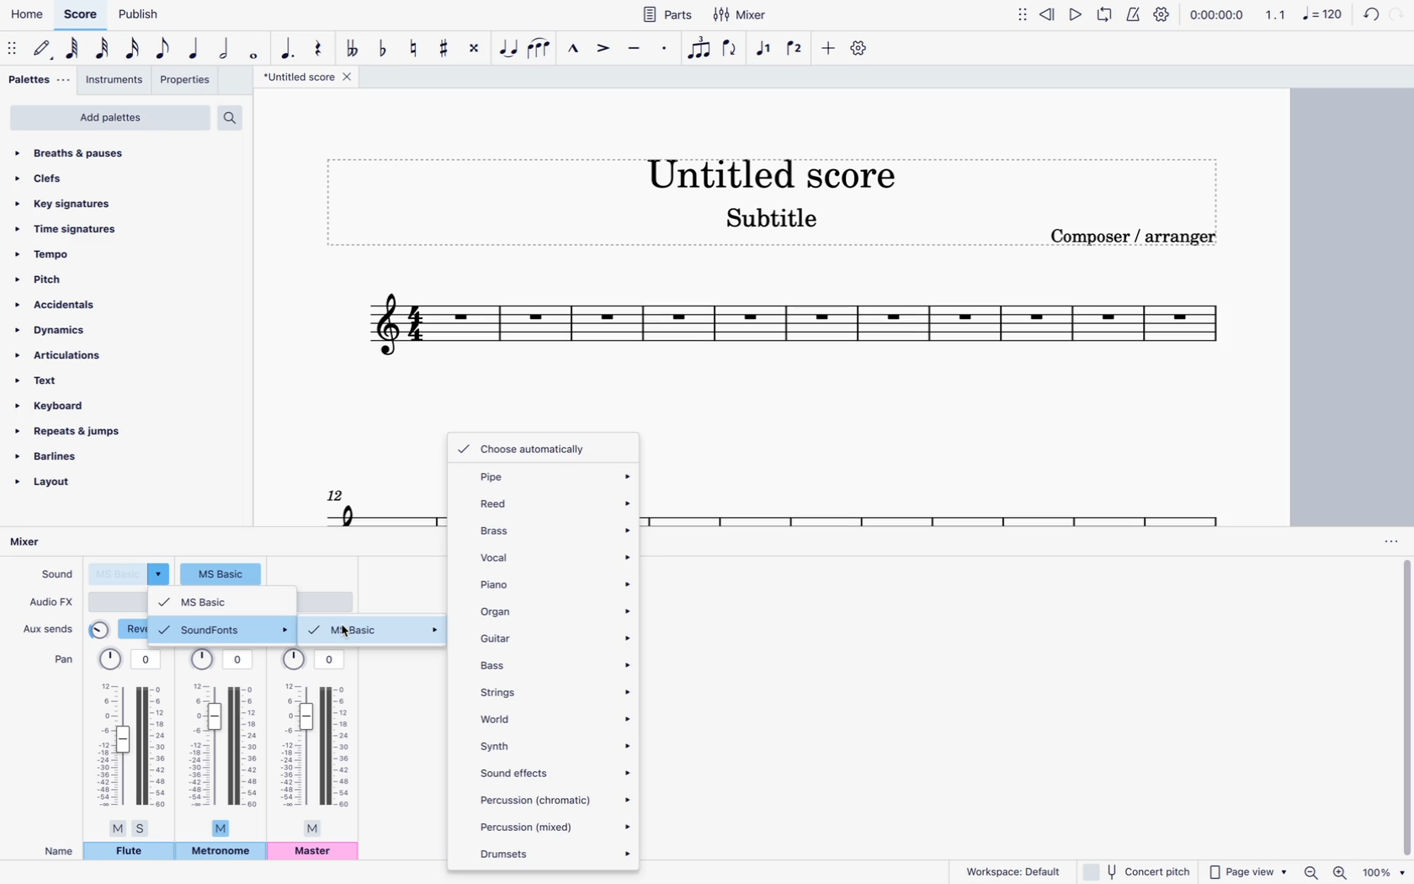 Image resolution: width=1414 pixels, height=884 pixels. I want to click on sound type, so click(130, 573).